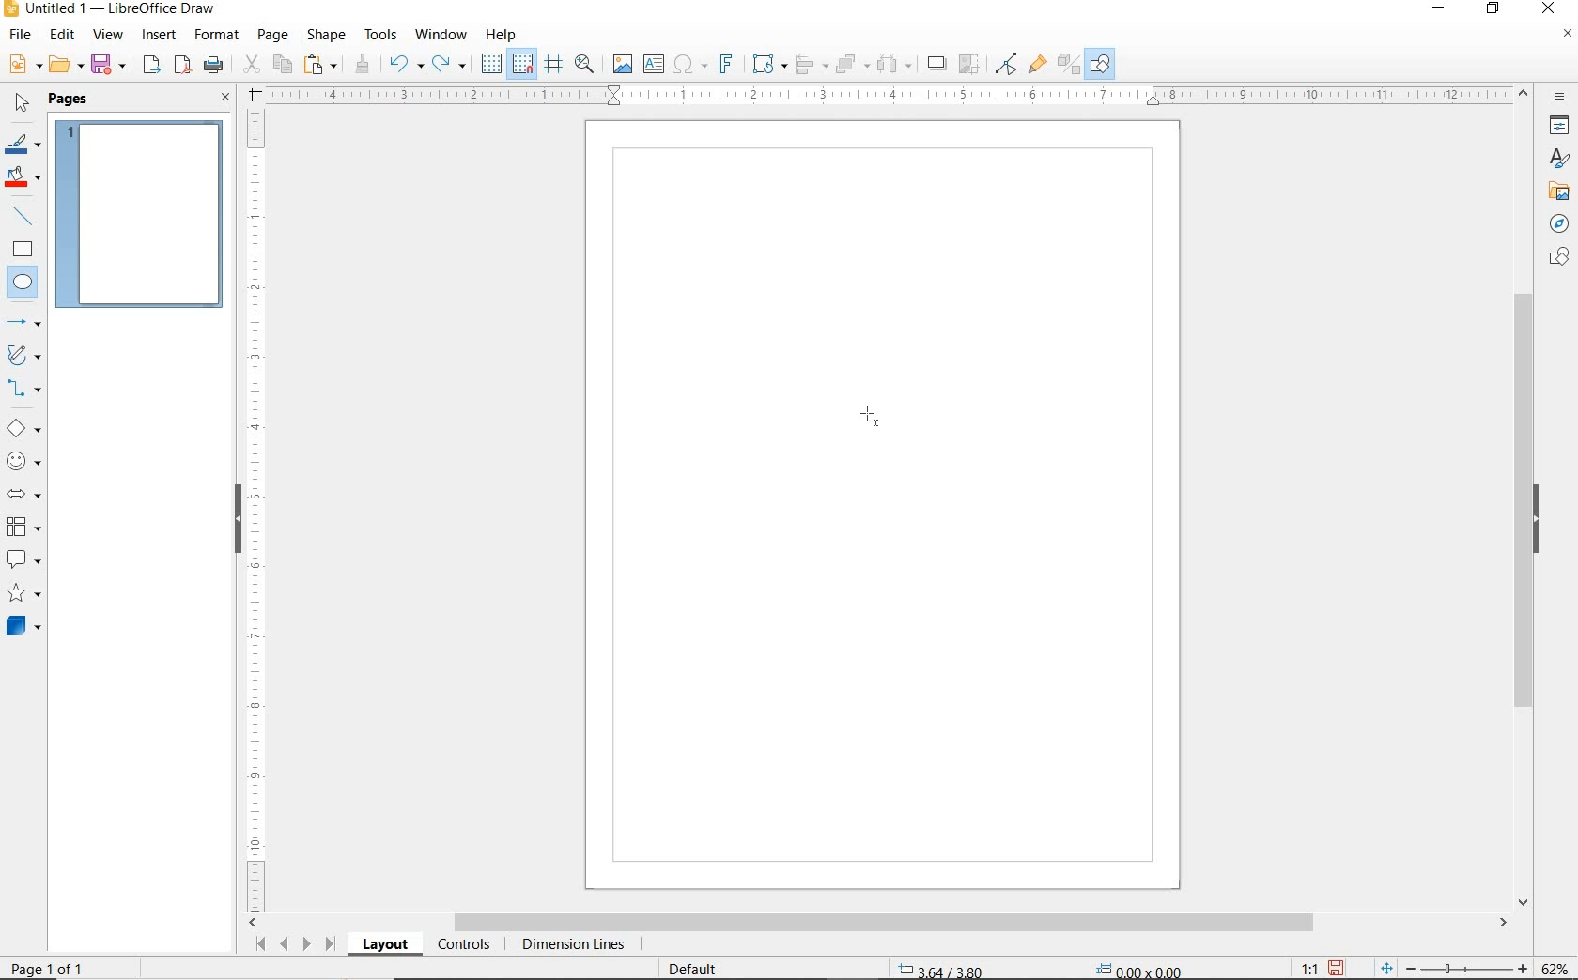 This screenshot has height=980, width=1578. Describe the element at coordinates (1037, 65) in the screenshot. I see `SHOW GLUEPOINT FUNCTIONS` at that location.